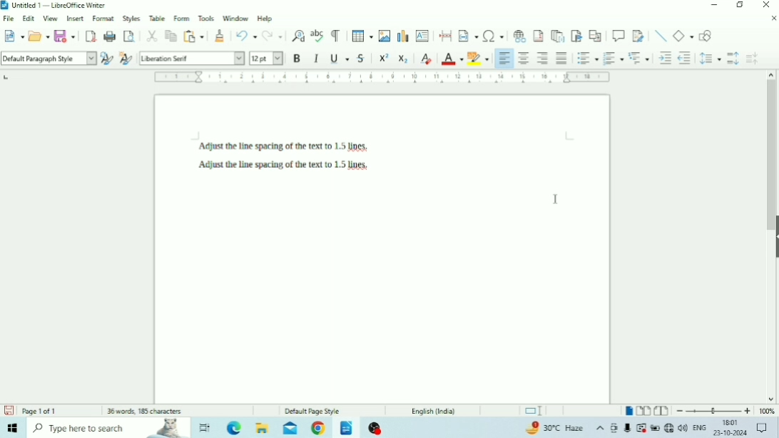 This screenshot has width=779, height=438. What do you see at coordinates (404, 58) in the screenshot?
I see `Subscript` at bounding box center [404, 58].